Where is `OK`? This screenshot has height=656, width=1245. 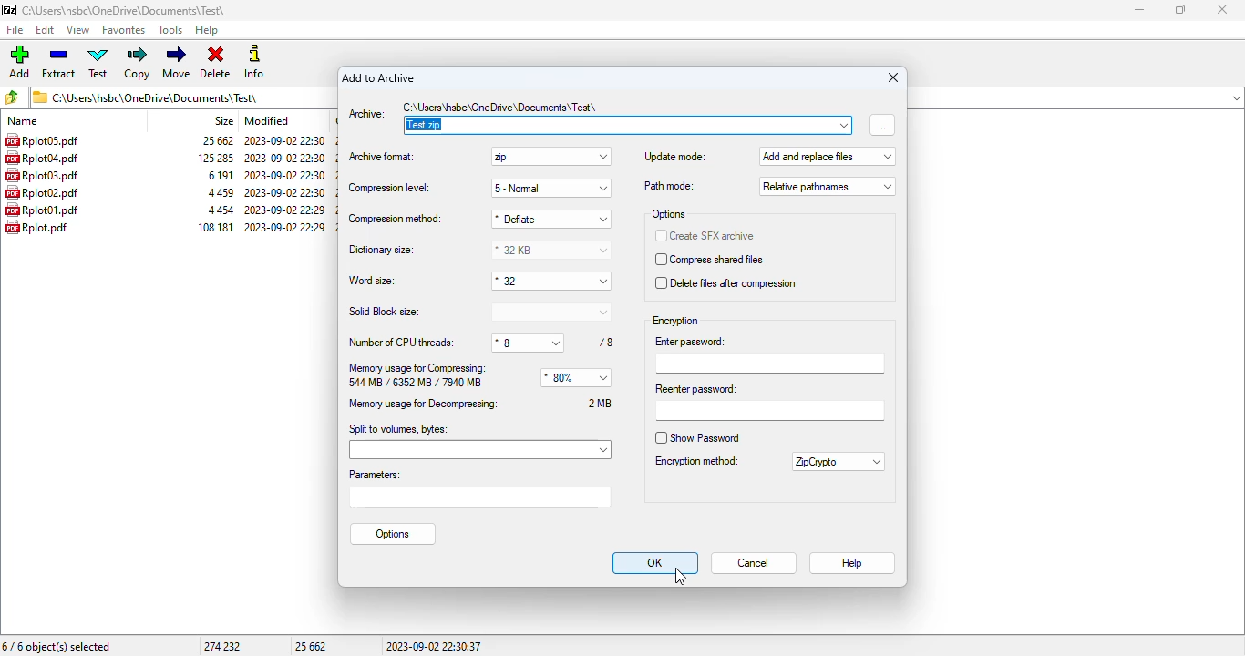
OK is located at coordinates (655, 563).